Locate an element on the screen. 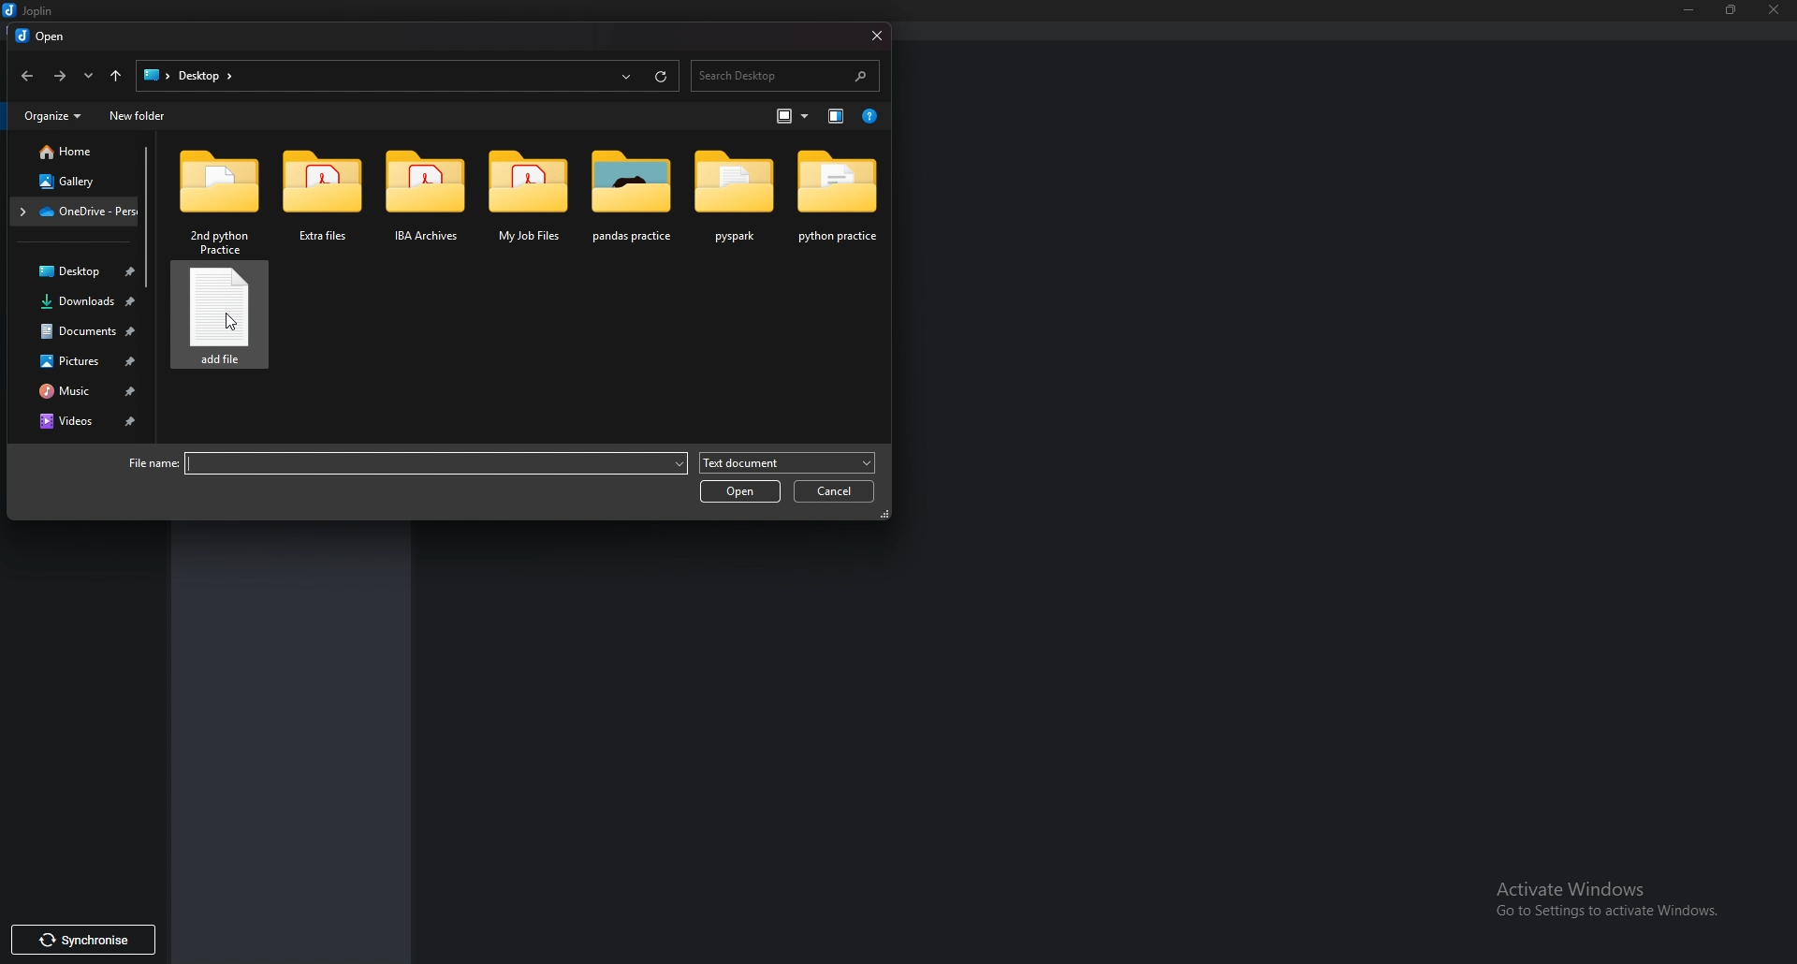 This screenshot has width=1797, height=964. Scroll bar is located at coordinates (147, 216).